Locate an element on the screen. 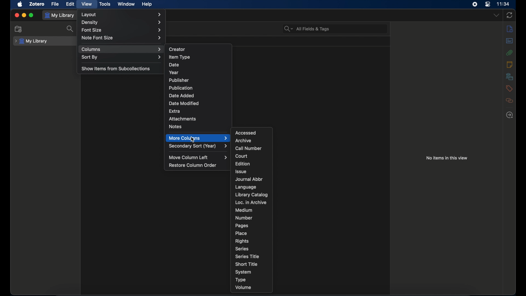 The image size is (526, 296). creator is located at coordinates (177, 49).